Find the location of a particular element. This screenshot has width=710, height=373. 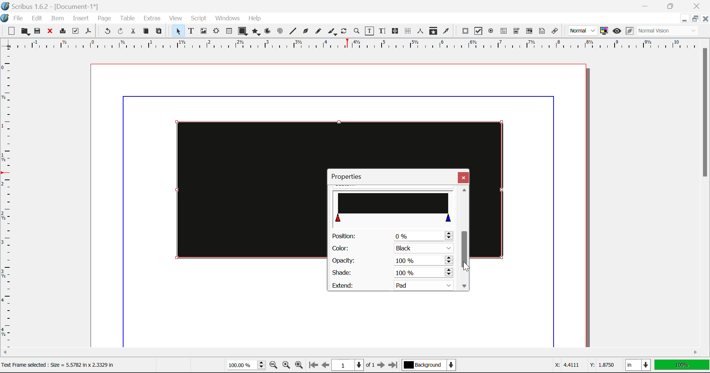

Scroll Bar is located at coordinates (351, 353).